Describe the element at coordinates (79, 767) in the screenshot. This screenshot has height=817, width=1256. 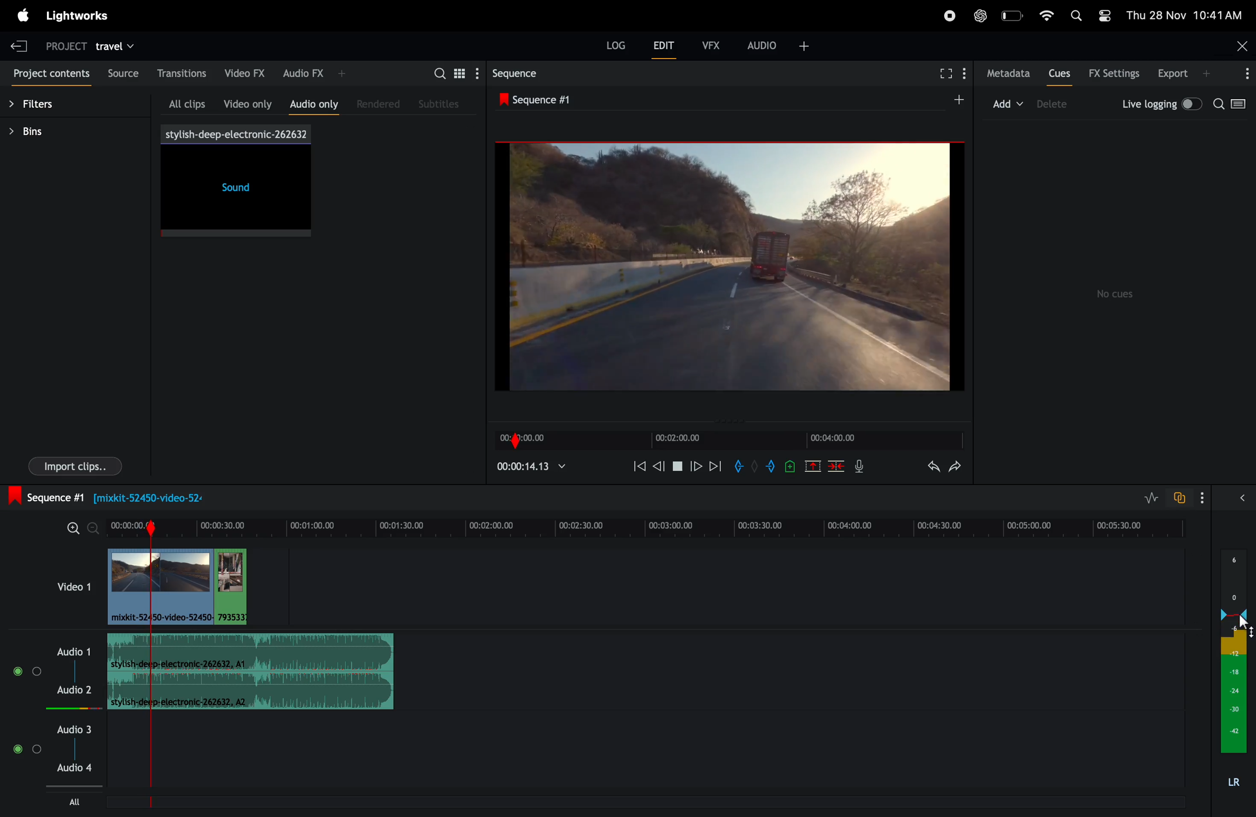
I see `Audio 4` at that location.